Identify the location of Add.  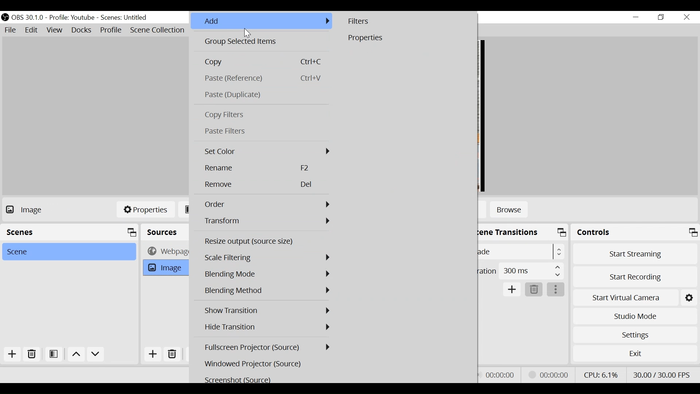
(153, 354).